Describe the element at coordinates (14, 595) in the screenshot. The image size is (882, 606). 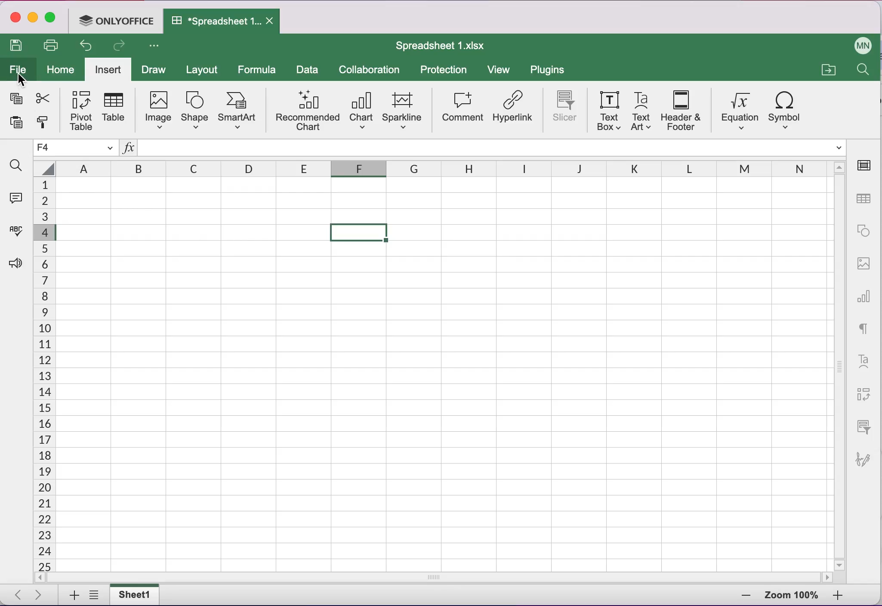
I see `previous sheet` at that location.